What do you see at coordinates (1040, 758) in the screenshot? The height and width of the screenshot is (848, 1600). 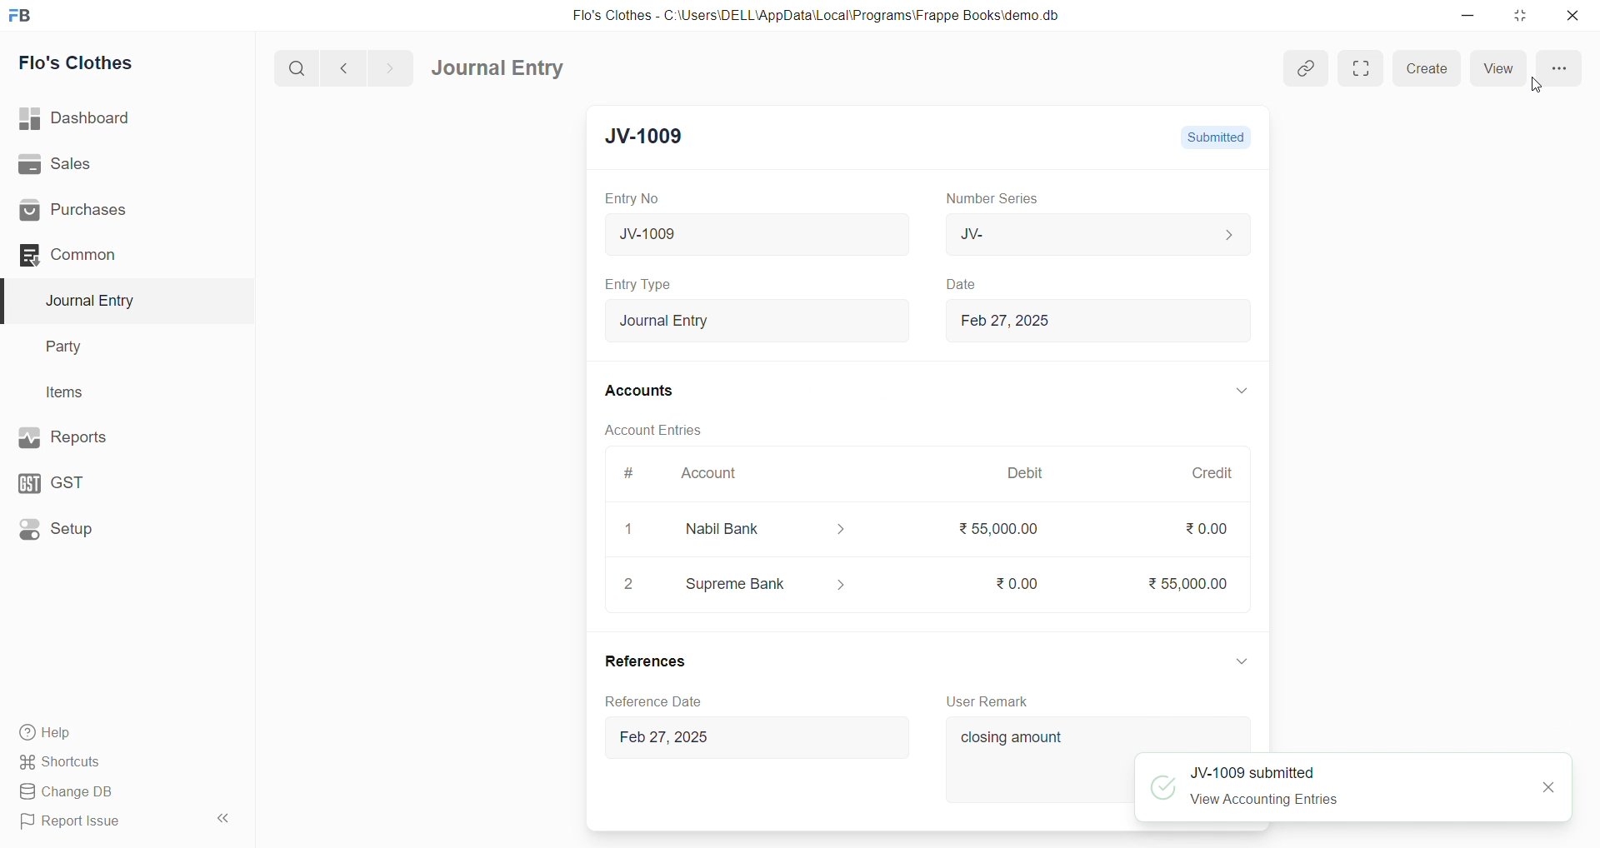 I see `closing amount` at bounding box center [1040, 758].